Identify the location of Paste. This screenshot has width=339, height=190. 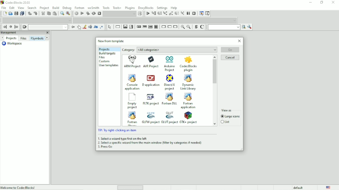
(55, 14).